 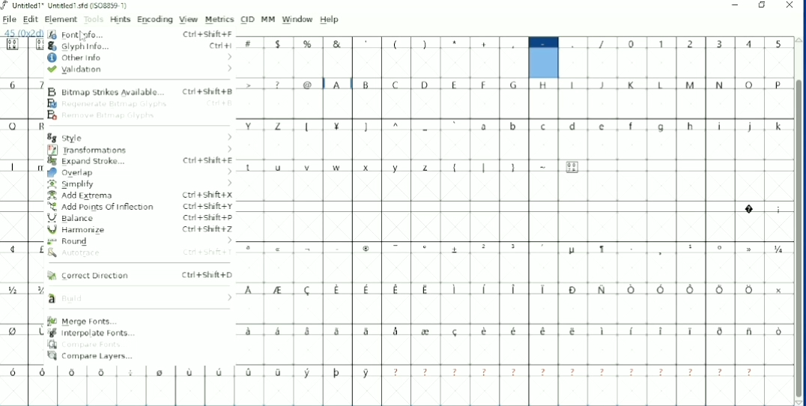 I want to click on Metrics, so click(x=219, y=19).